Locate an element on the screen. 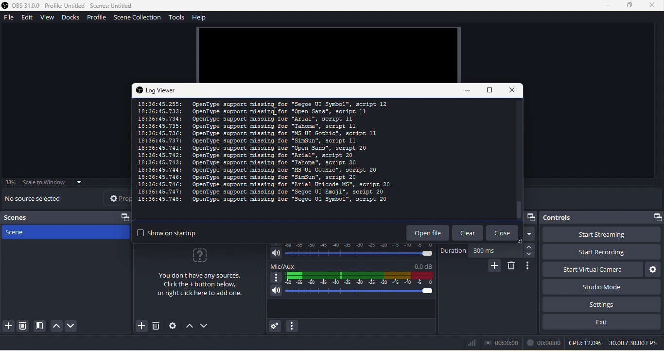 The height and width of the screenshot is (351, 664). edit is located at coordinates (29, 18).